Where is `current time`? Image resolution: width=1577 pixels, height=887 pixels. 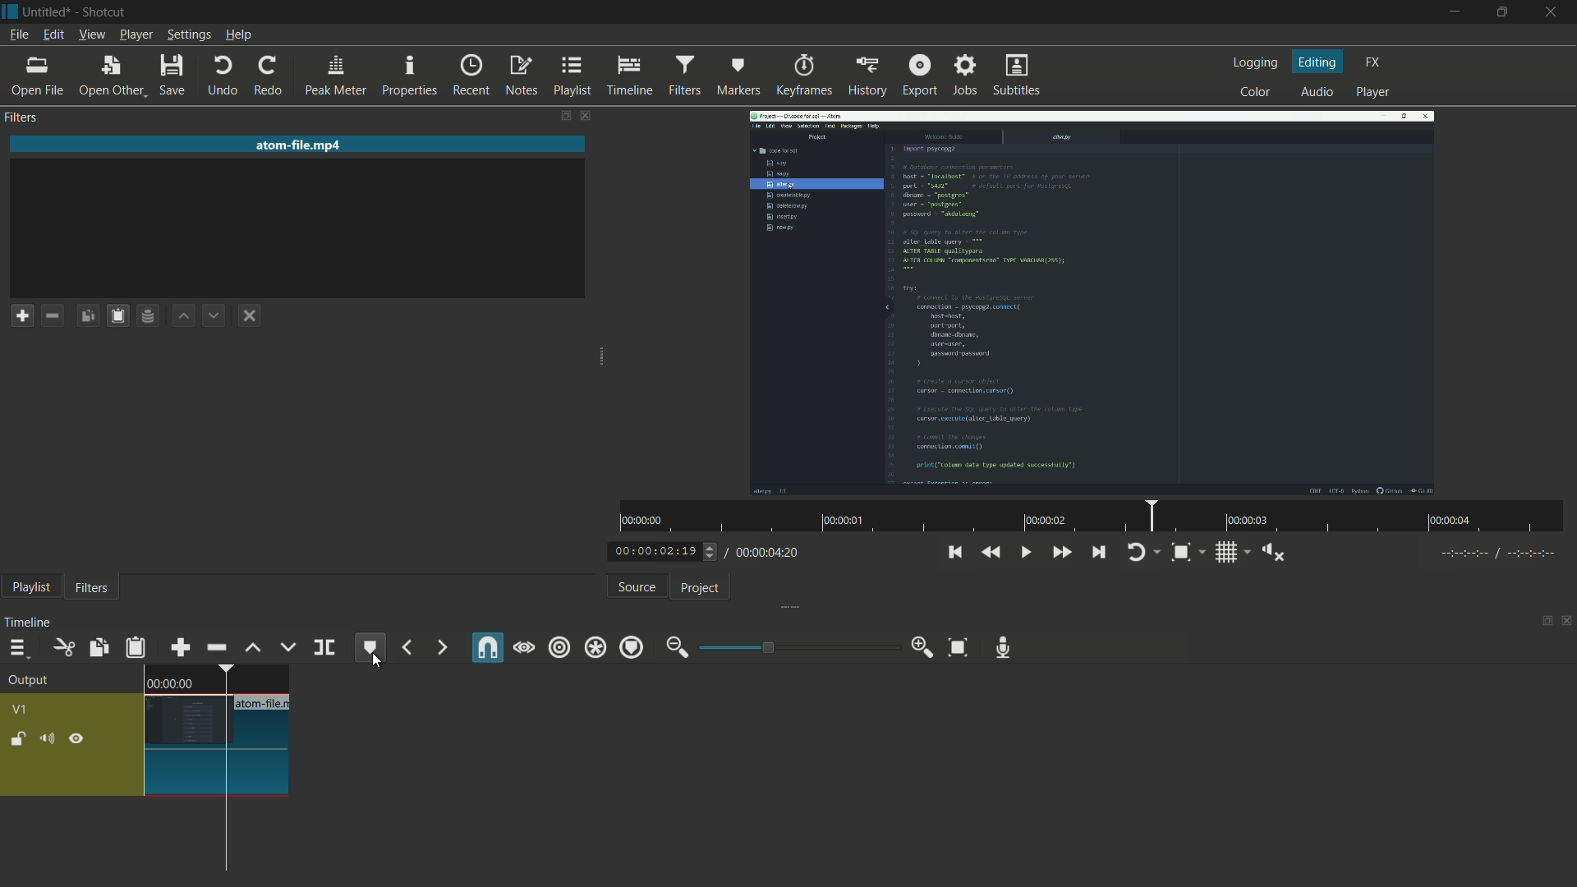
current time is located at coordinates (652, 552).